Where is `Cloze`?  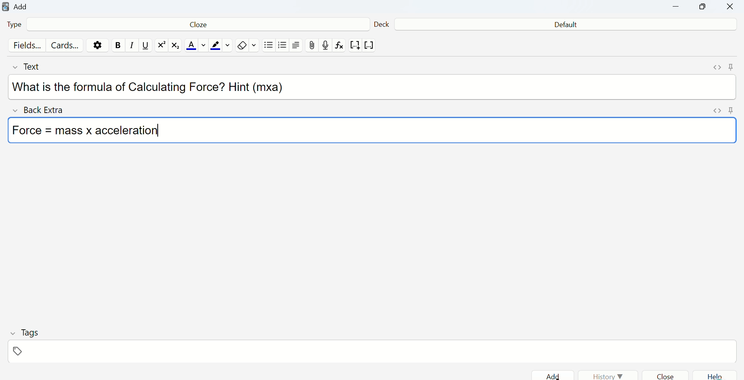 Cloze is located at coordinates (195, 26).